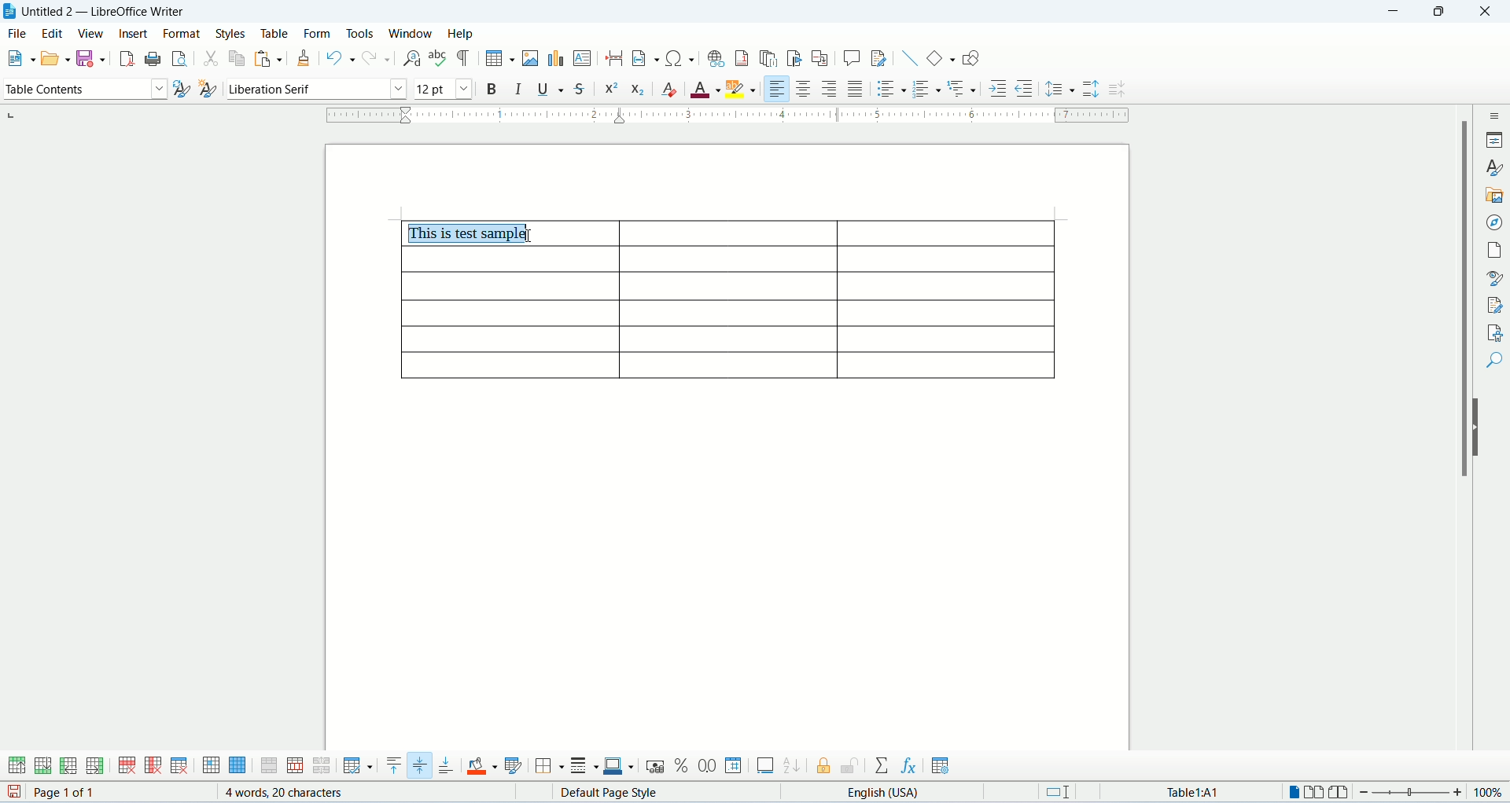  What do you see at coordinates (317, 90) in the screenshot?
I see `font name` at bounding box center [317, 90].